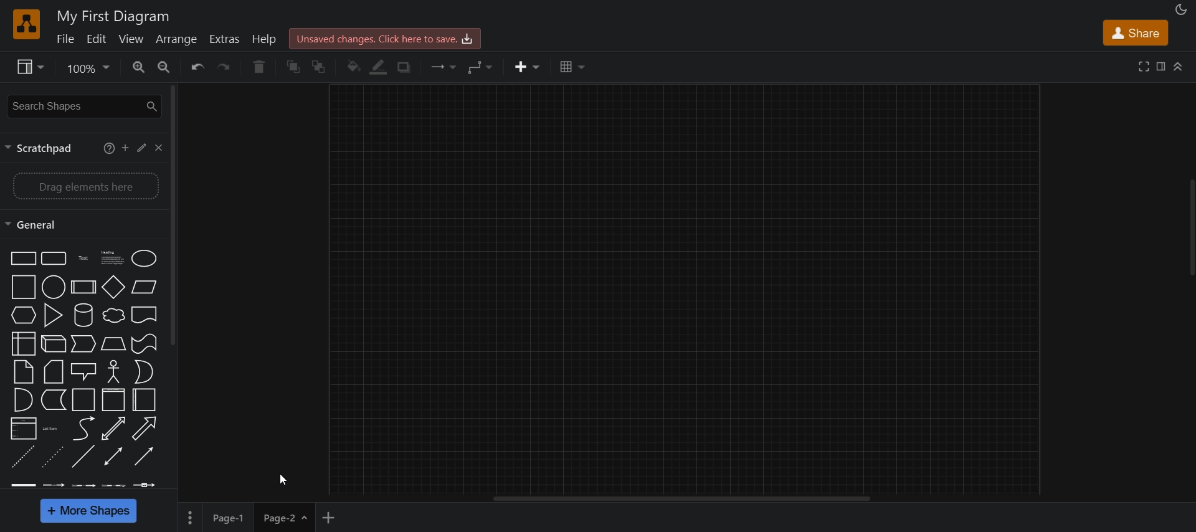 This screenshot has width=1196, height=532. Describe the element at coordinates (229, 39) in the screenshot. I see `extras` at that location.